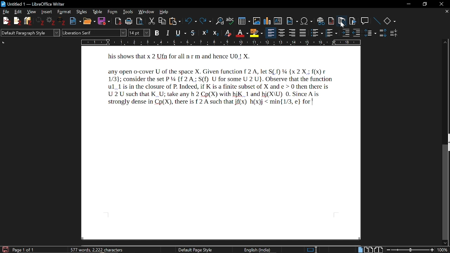 The height and width of the screenshot is (253, 450). Describe the element at coordinates (46, 12) in the screenshot. I see `Insert` at that location.